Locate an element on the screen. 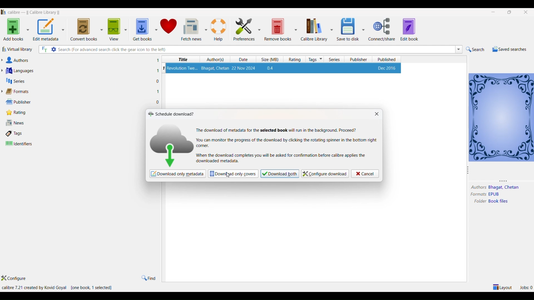  convert books is located at coordinates (84, 29).